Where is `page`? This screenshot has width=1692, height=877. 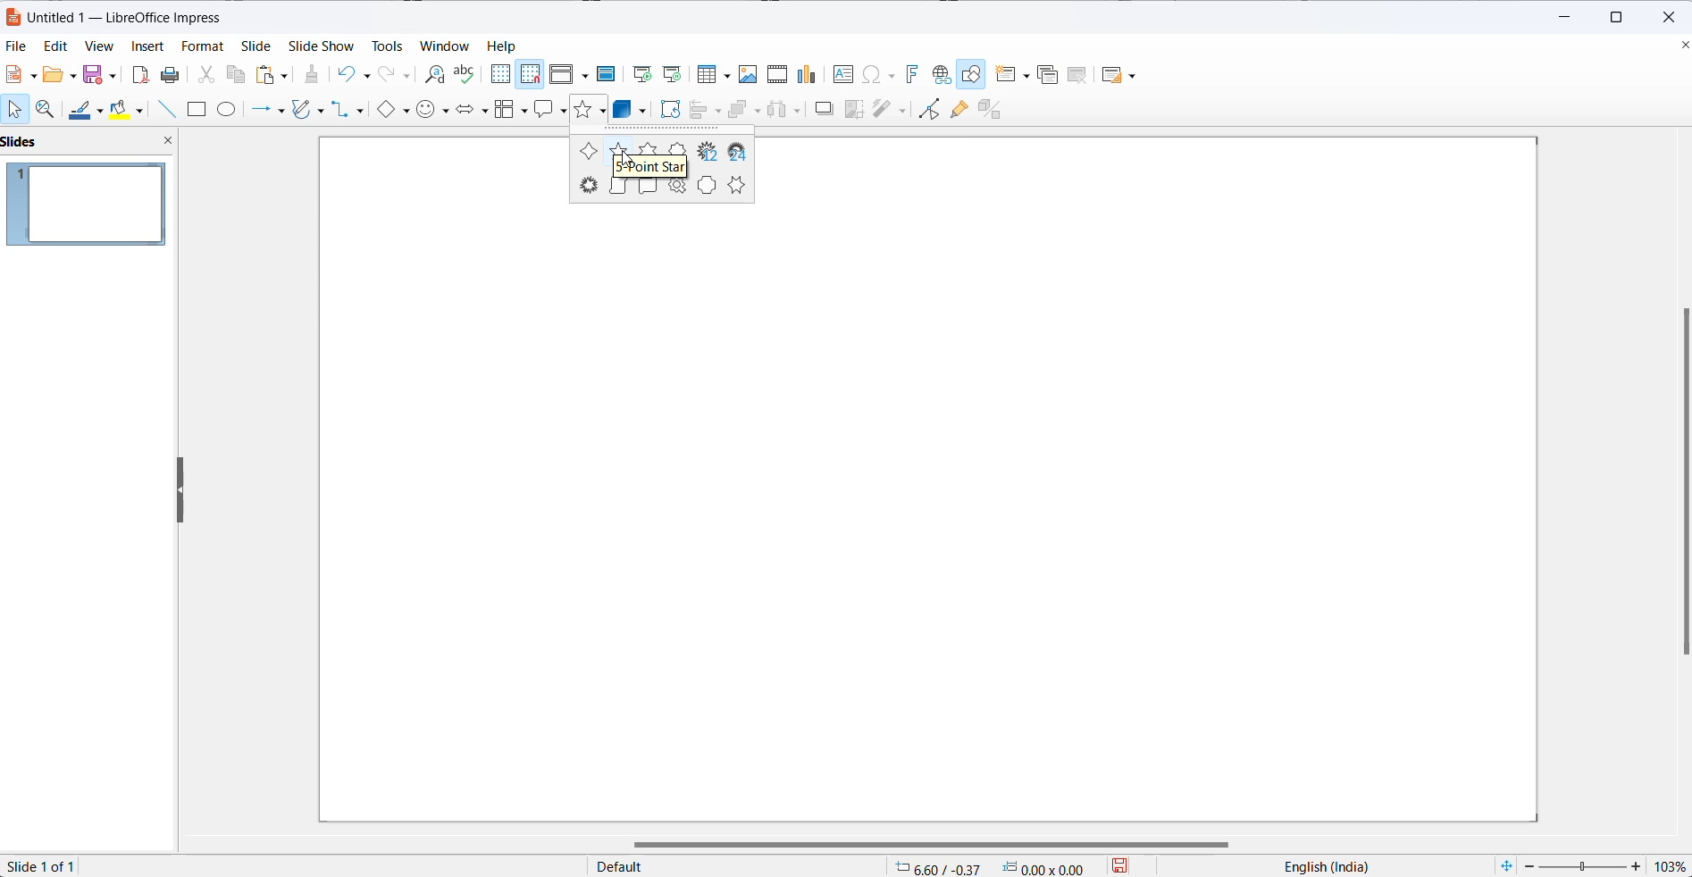
page is located at coordinates (924, 513).